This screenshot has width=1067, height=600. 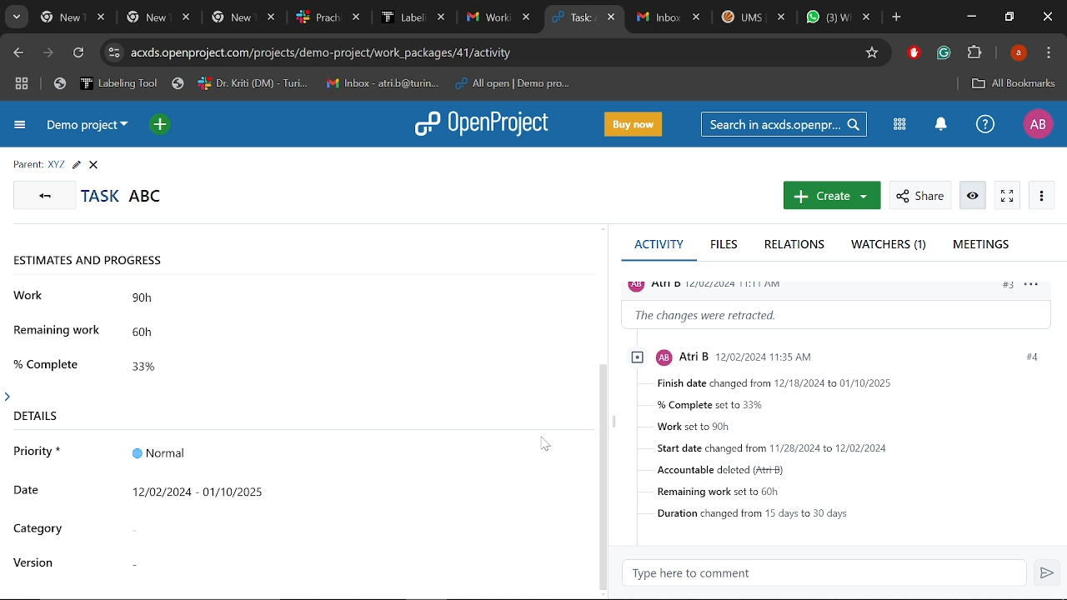 What do you see at coordinates (635, 125) in the screenshot?
I see `Buy now` at bounding box center [635, 125].